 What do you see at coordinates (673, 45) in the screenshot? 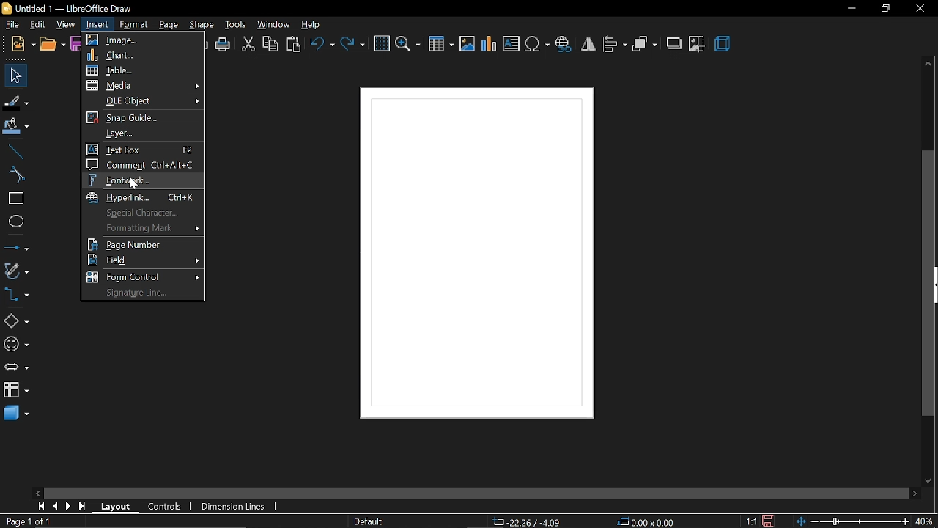
I see `shadow` at bounding box center [673, 45].